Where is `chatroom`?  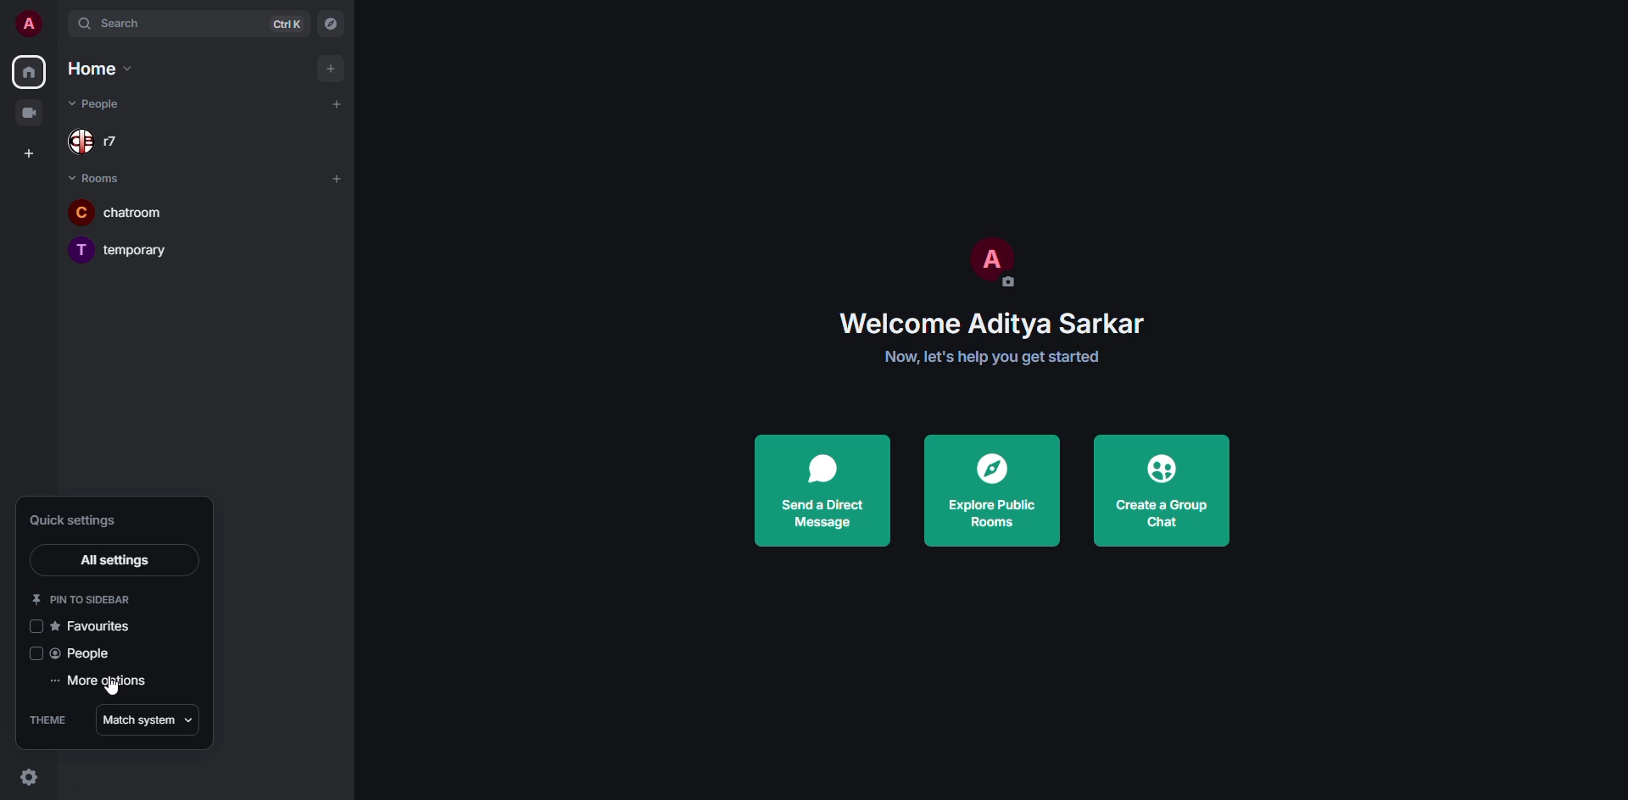
chatroom is located at coordinates (131, 212).